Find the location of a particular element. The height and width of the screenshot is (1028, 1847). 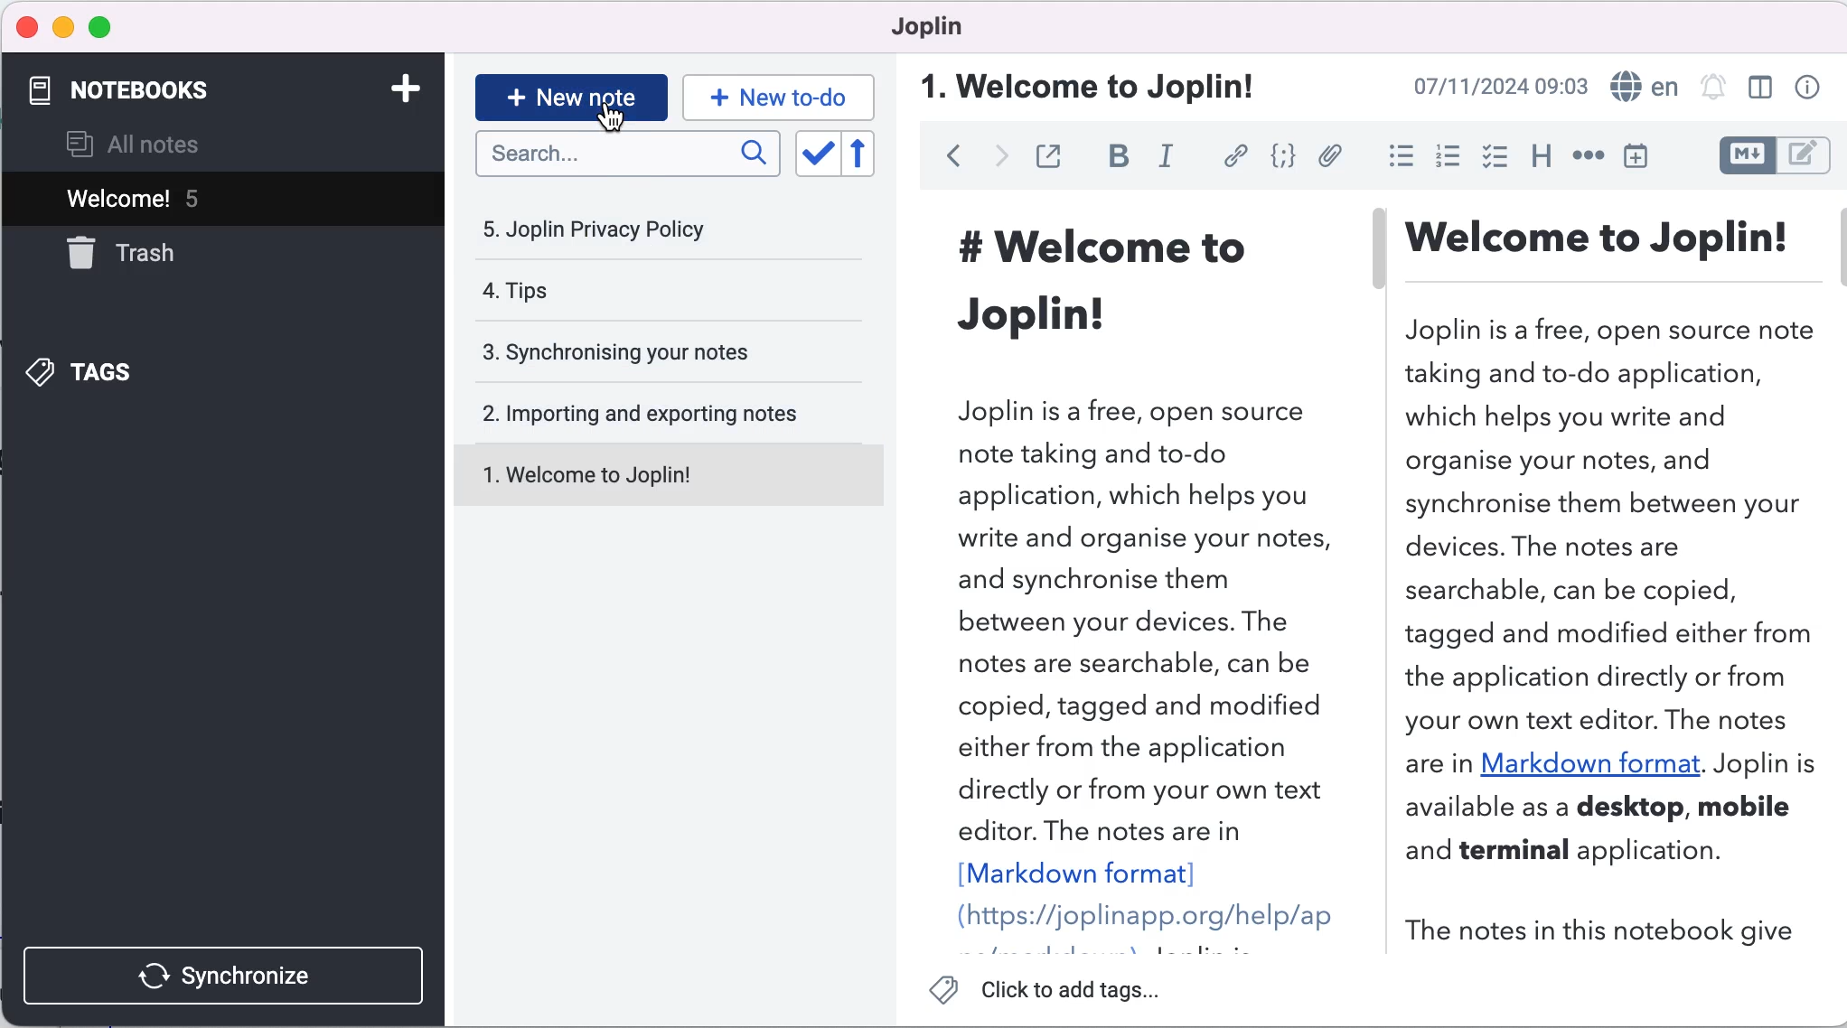

toggle editor layout is located at coordinates (1760, 89).